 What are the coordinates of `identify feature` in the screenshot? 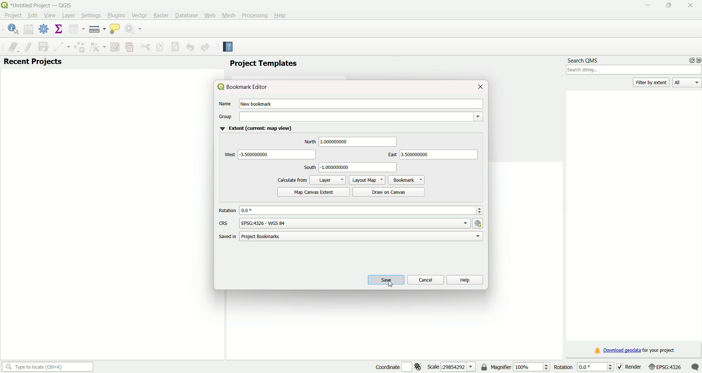 It's located at (13, 29).